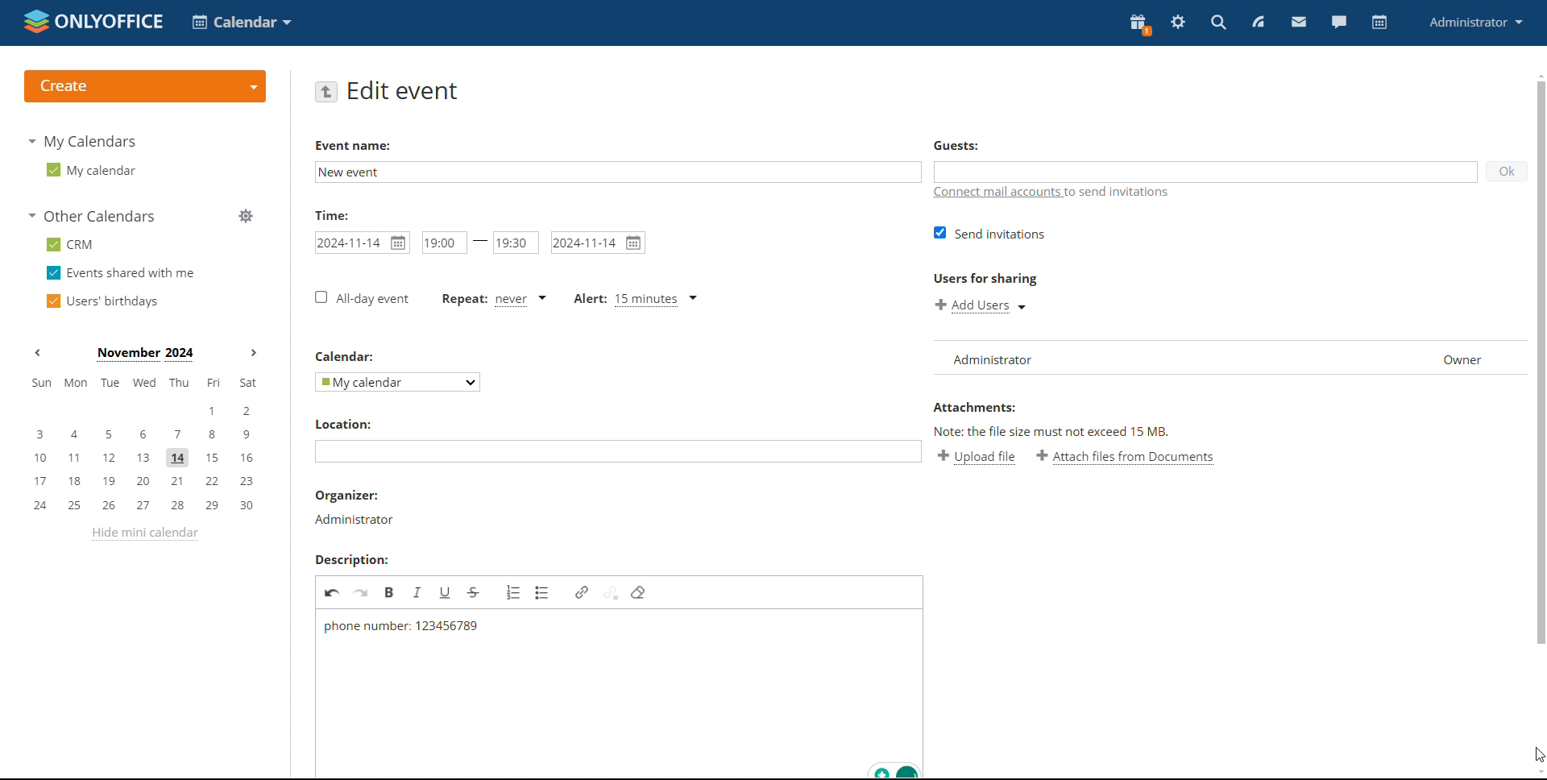 This screenshot has width=1547, height=780. I want to click on scroll bar, so click(1537, 367).